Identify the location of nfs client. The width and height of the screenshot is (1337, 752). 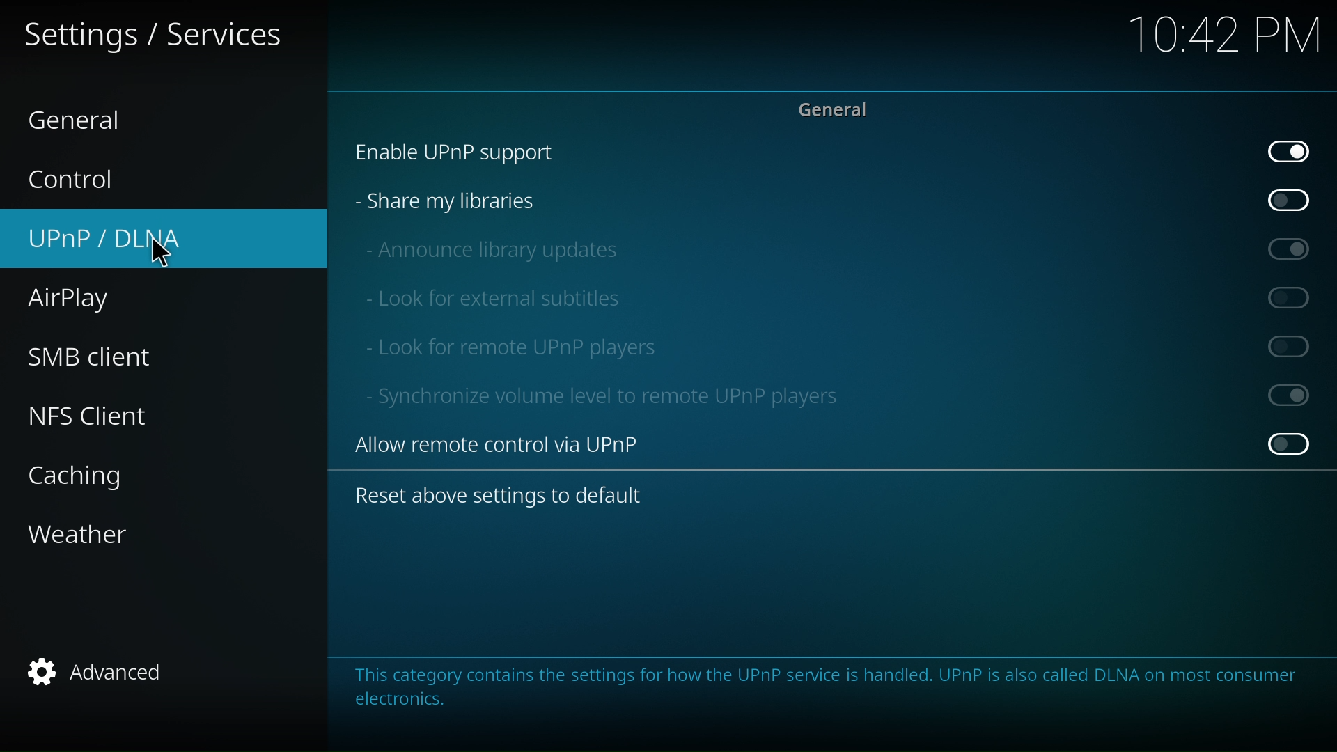
(100, 418).